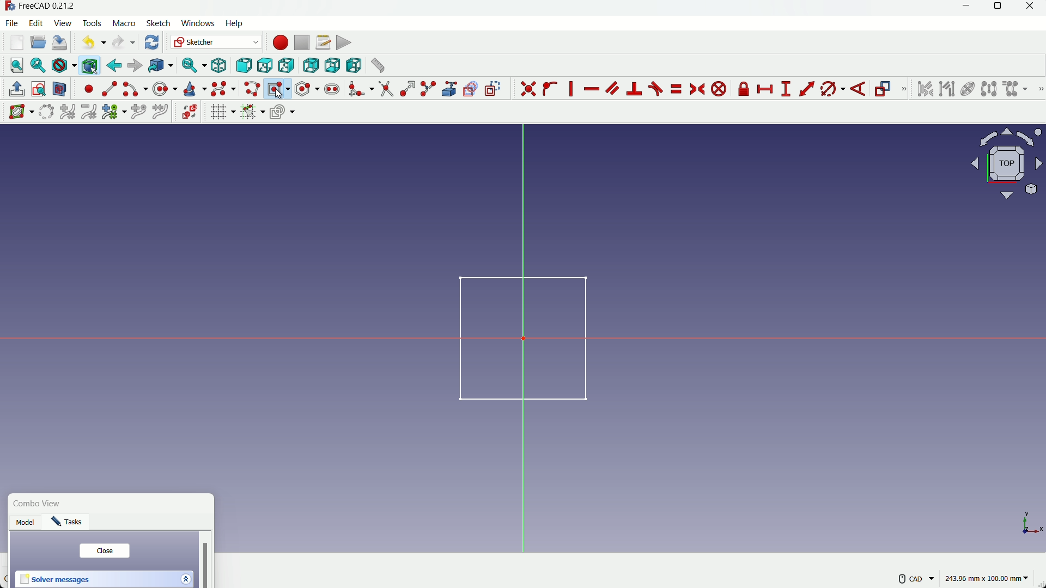 Image resolution: width=1046 pixels, height=588 pixels. Describe the element at coordinates (916, 579) in the screenshot. I see `more settings` at that location.